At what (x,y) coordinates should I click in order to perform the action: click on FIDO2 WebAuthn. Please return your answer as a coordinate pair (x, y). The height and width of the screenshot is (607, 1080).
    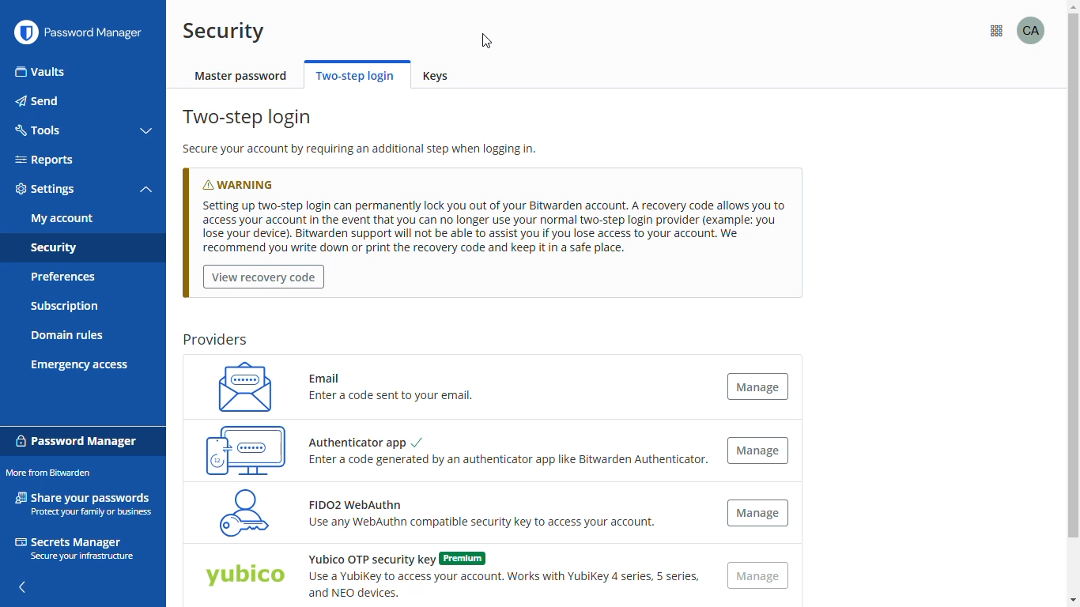
    Looking at the image, I should click on (239, 512).